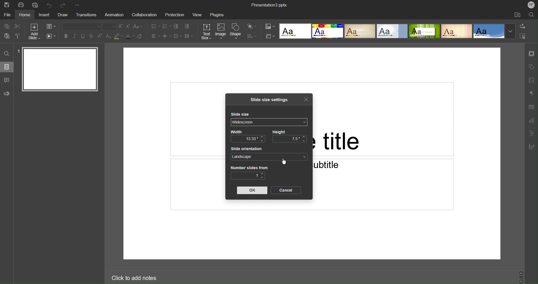  Describe the element at coordinates (7, 94) in the screenshot. I see `Feedback and Support` at that location.